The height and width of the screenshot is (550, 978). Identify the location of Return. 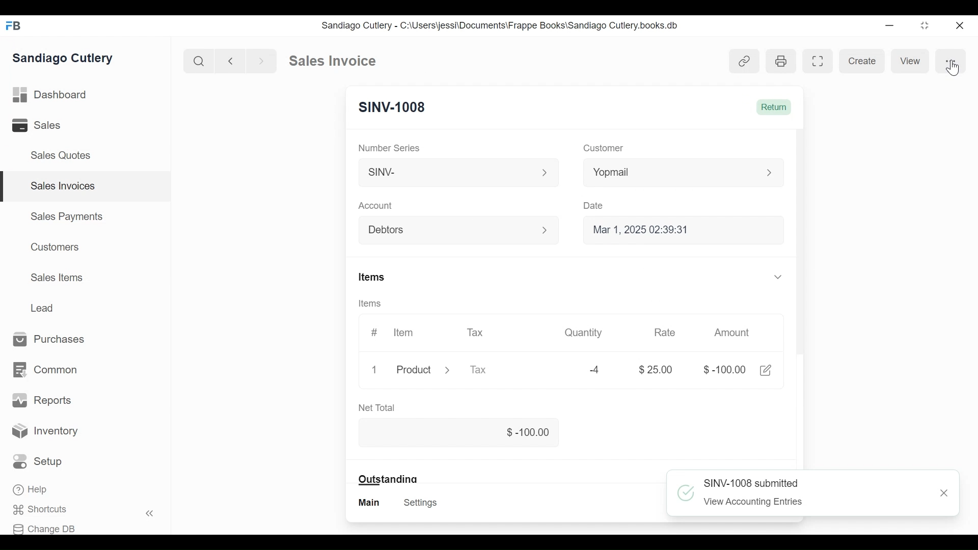
(775, 107).